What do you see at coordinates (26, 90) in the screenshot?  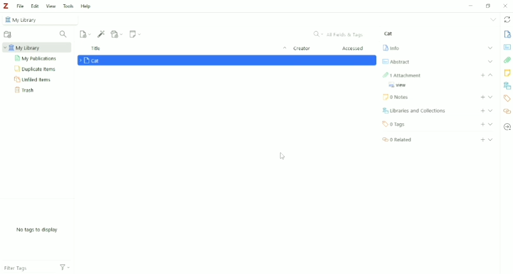 I see `Trash` at bounding box center [26, 90].